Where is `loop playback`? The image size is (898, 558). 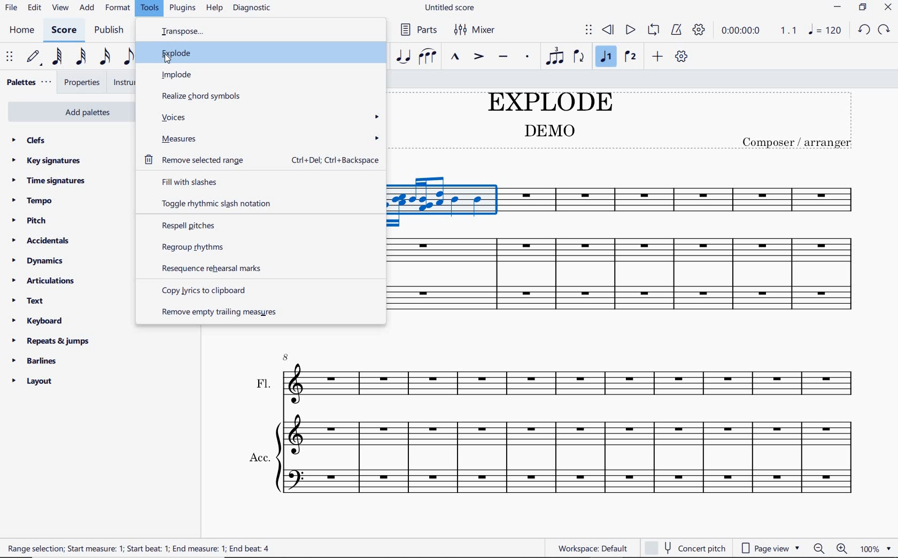
loop playback is located at coordinates (653, 31).